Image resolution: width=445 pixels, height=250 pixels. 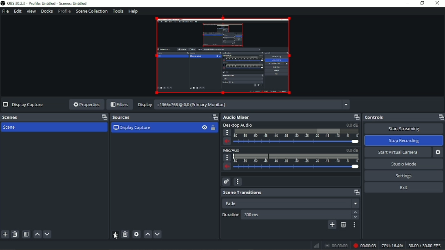 What do you see at coordinates (157, 234) in the screenshot?
I see `Move source (s) down ` at bounding box center [157, 234].